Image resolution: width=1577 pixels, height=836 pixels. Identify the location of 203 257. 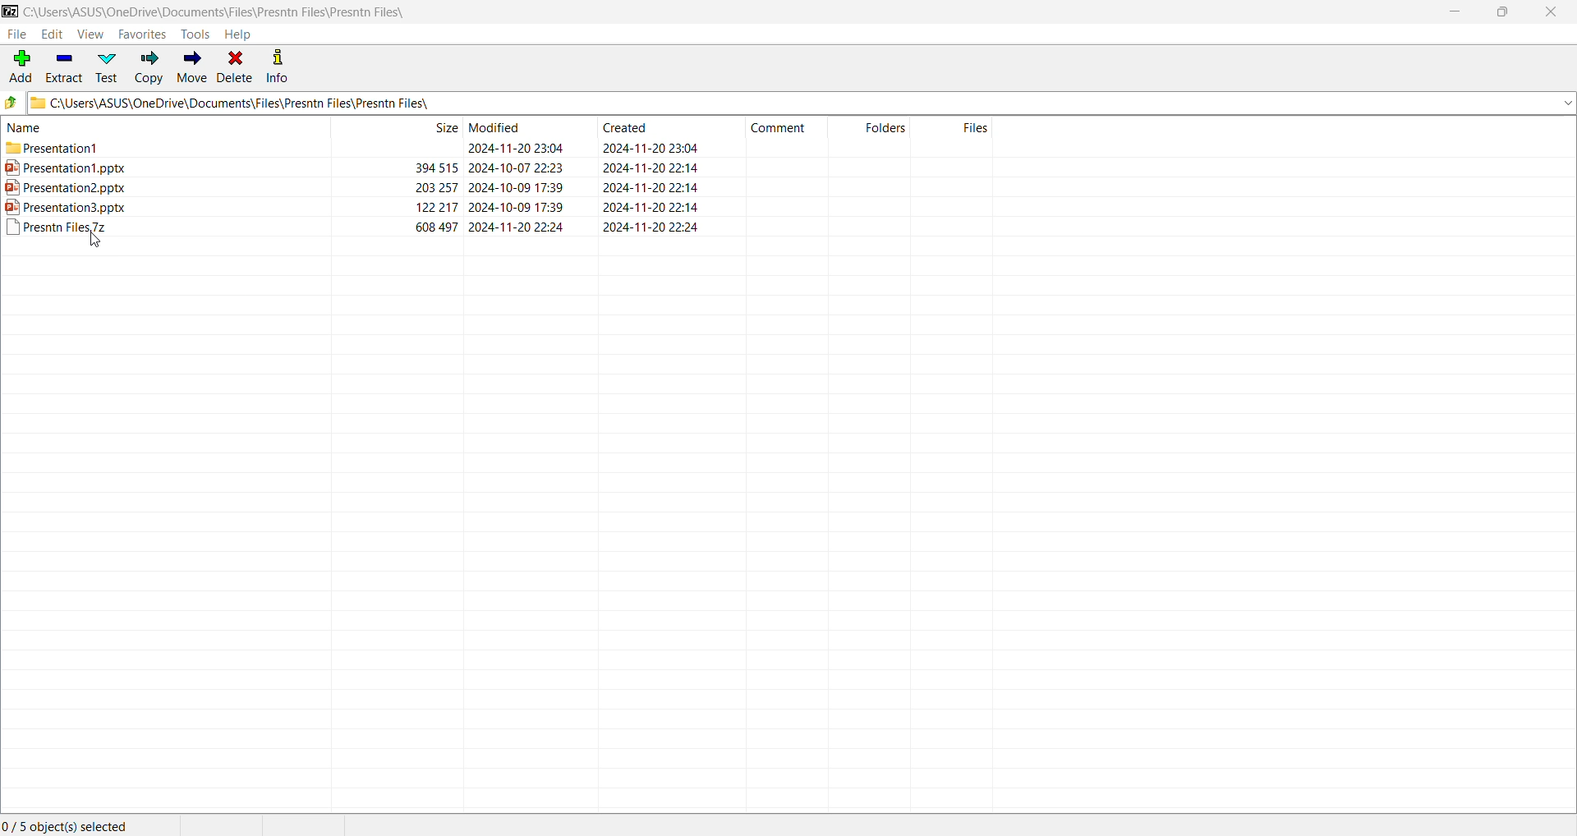
(430, 187).